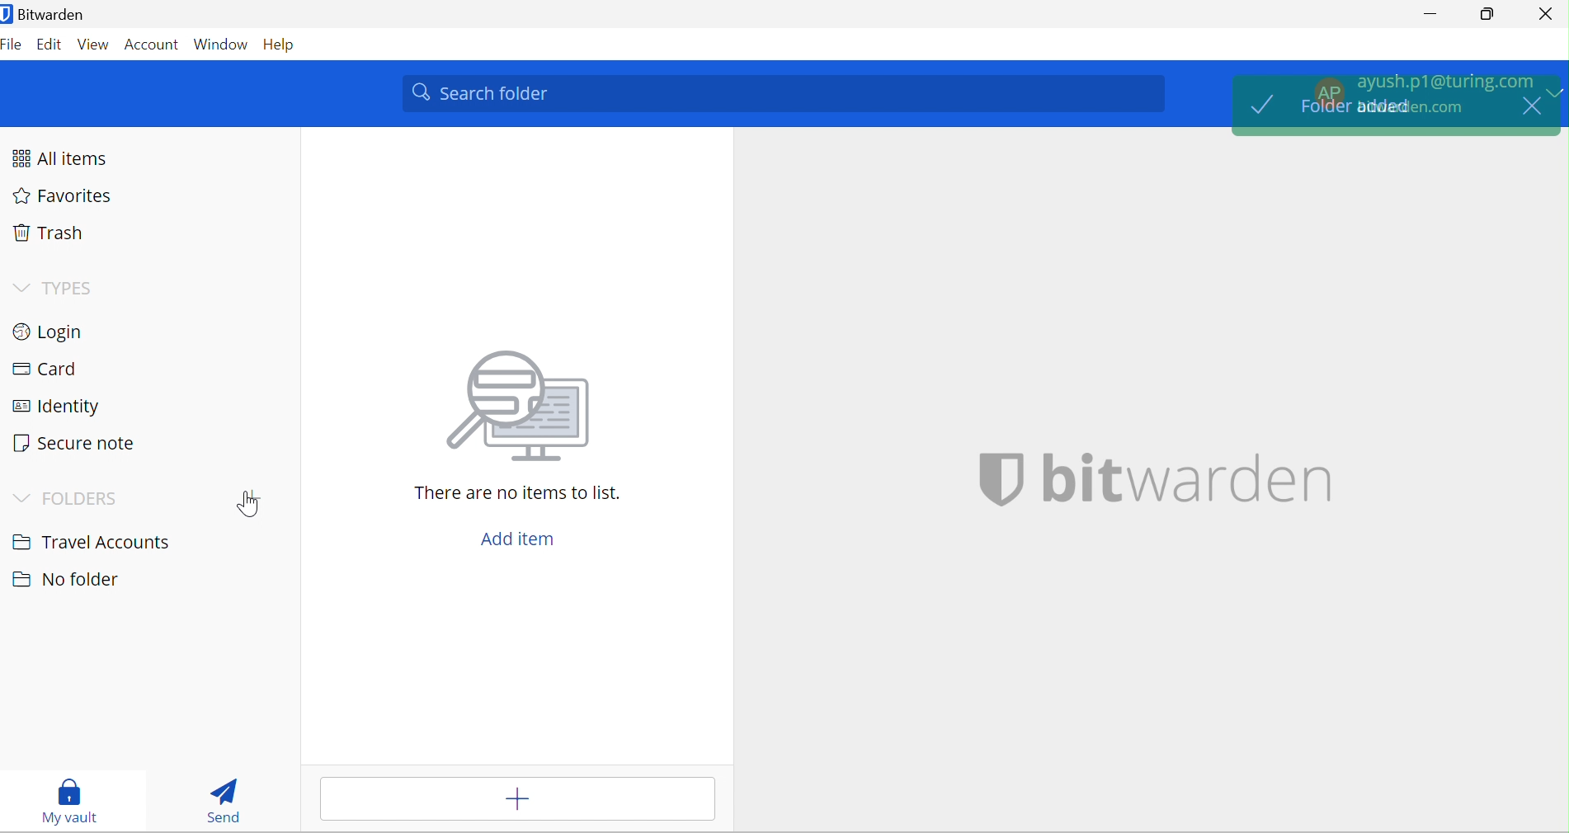 The height and width of the screenshot is (833, 1569). What do you see at coordinates (1444, 78) in the screenshot?
I see `ayush.p1@turing.com` at bounding box center [1444, 78].